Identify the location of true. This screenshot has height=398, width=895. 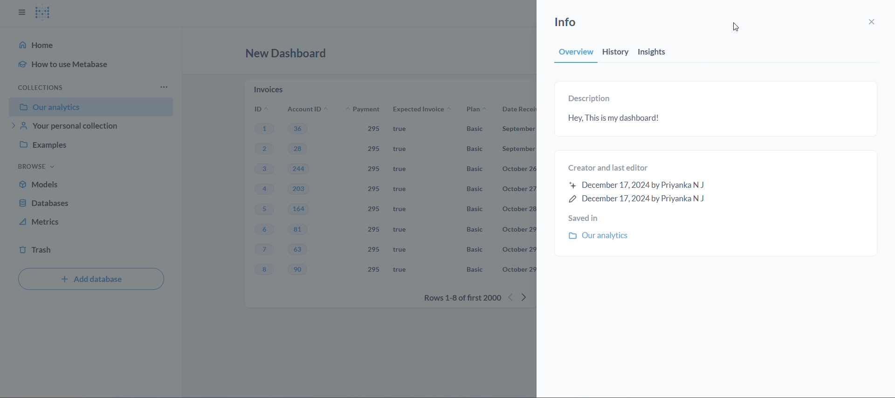
(403, 189).